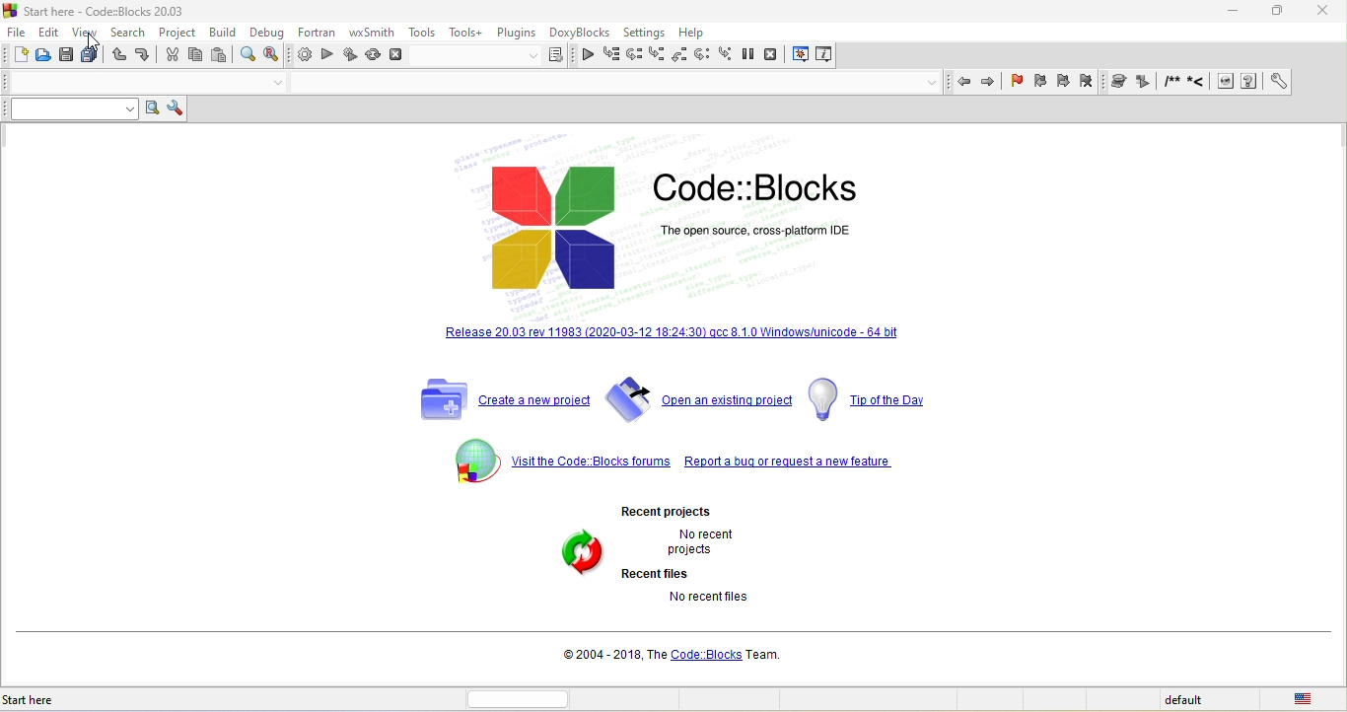  I want to click on step out, so click(679, 56).